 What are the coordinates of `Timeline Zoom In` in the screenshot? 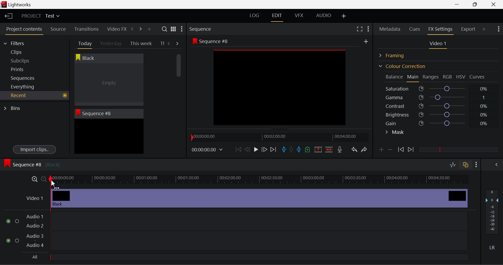 It's located at (34, 179).